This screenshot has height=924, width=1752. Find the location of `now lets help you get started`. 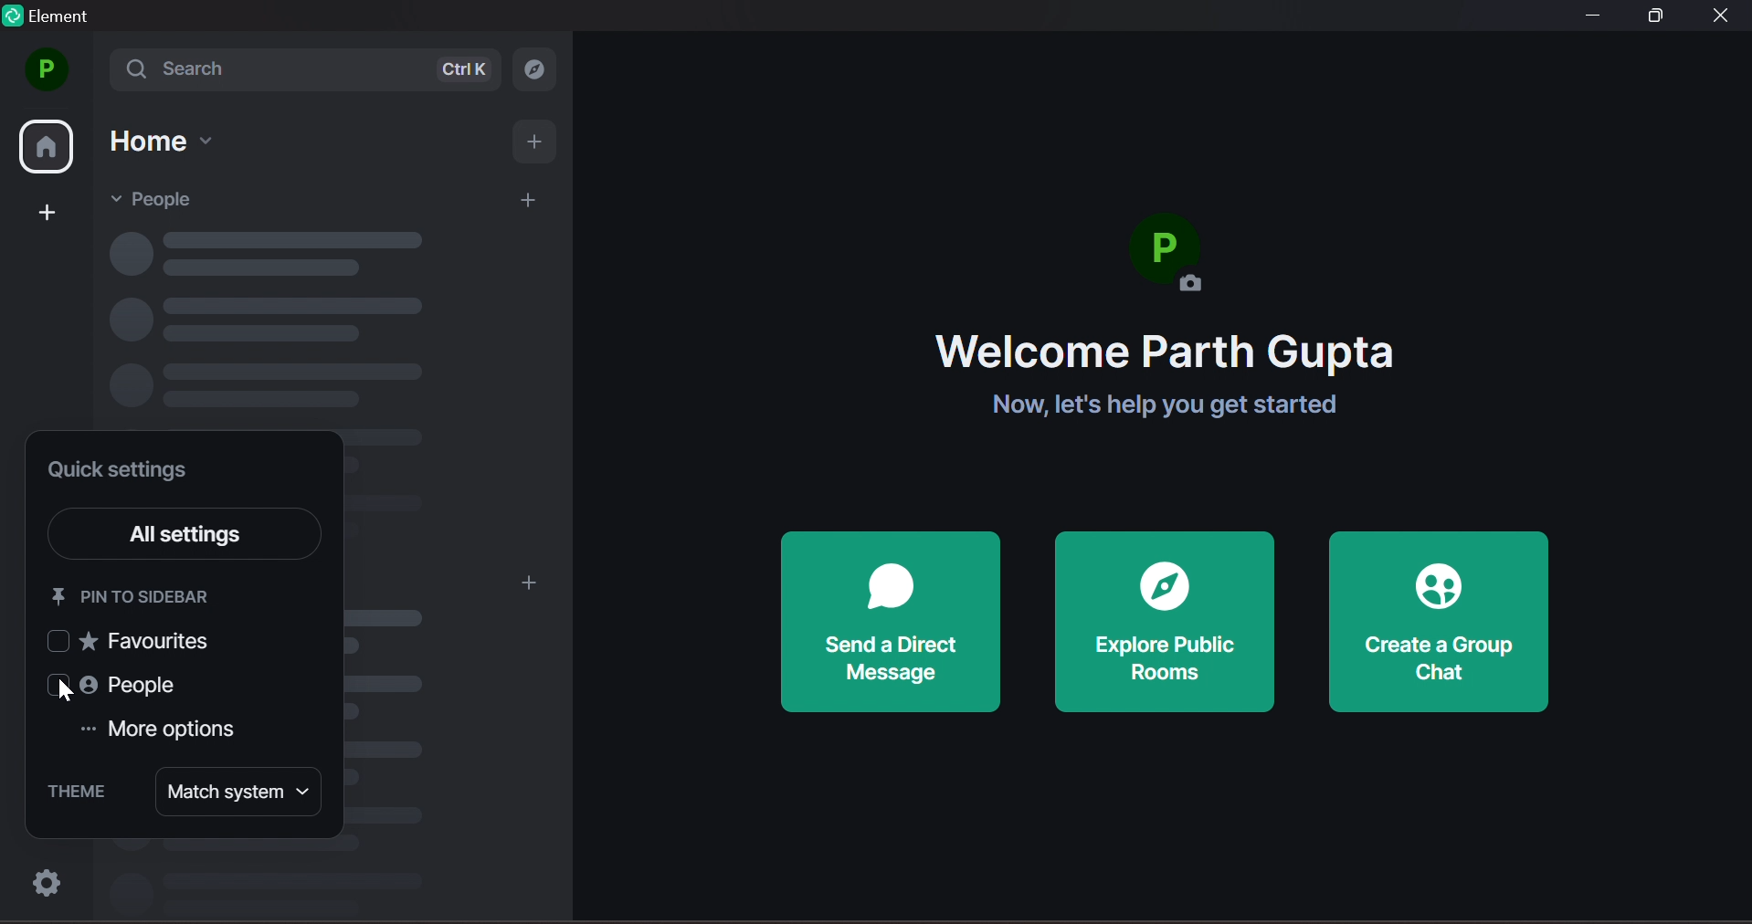

now lets help you get started is located at coordinates (1152, 406).